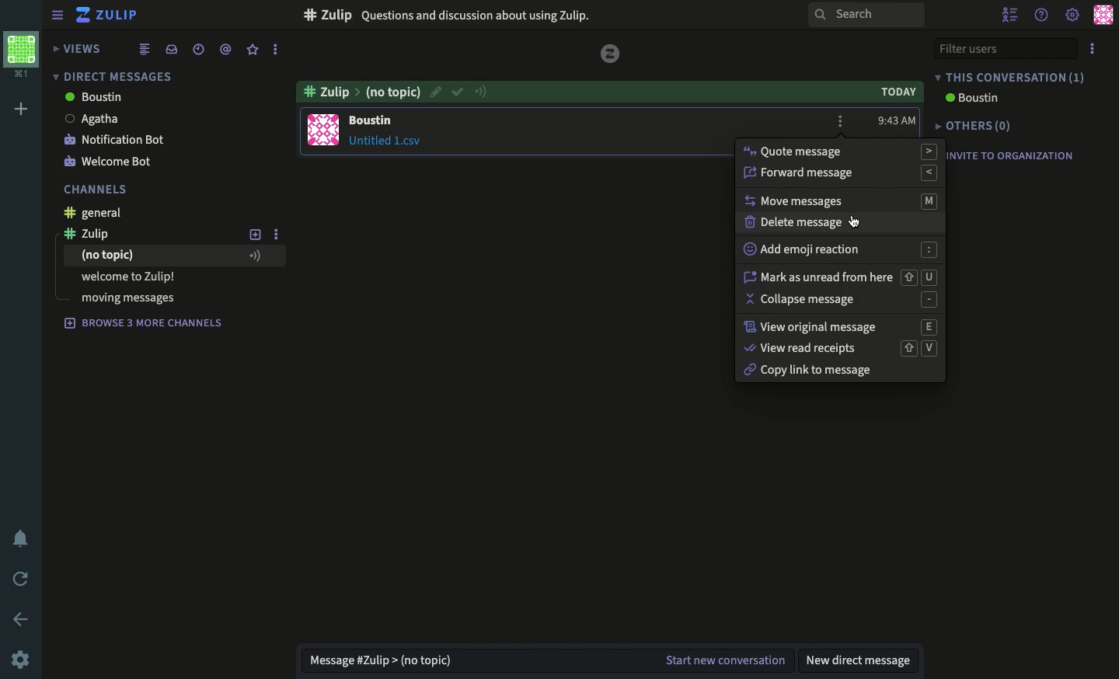 Image resolution: width=1119 pixels, height=679 pixels. I want to click on zulip, so click(100, 233).